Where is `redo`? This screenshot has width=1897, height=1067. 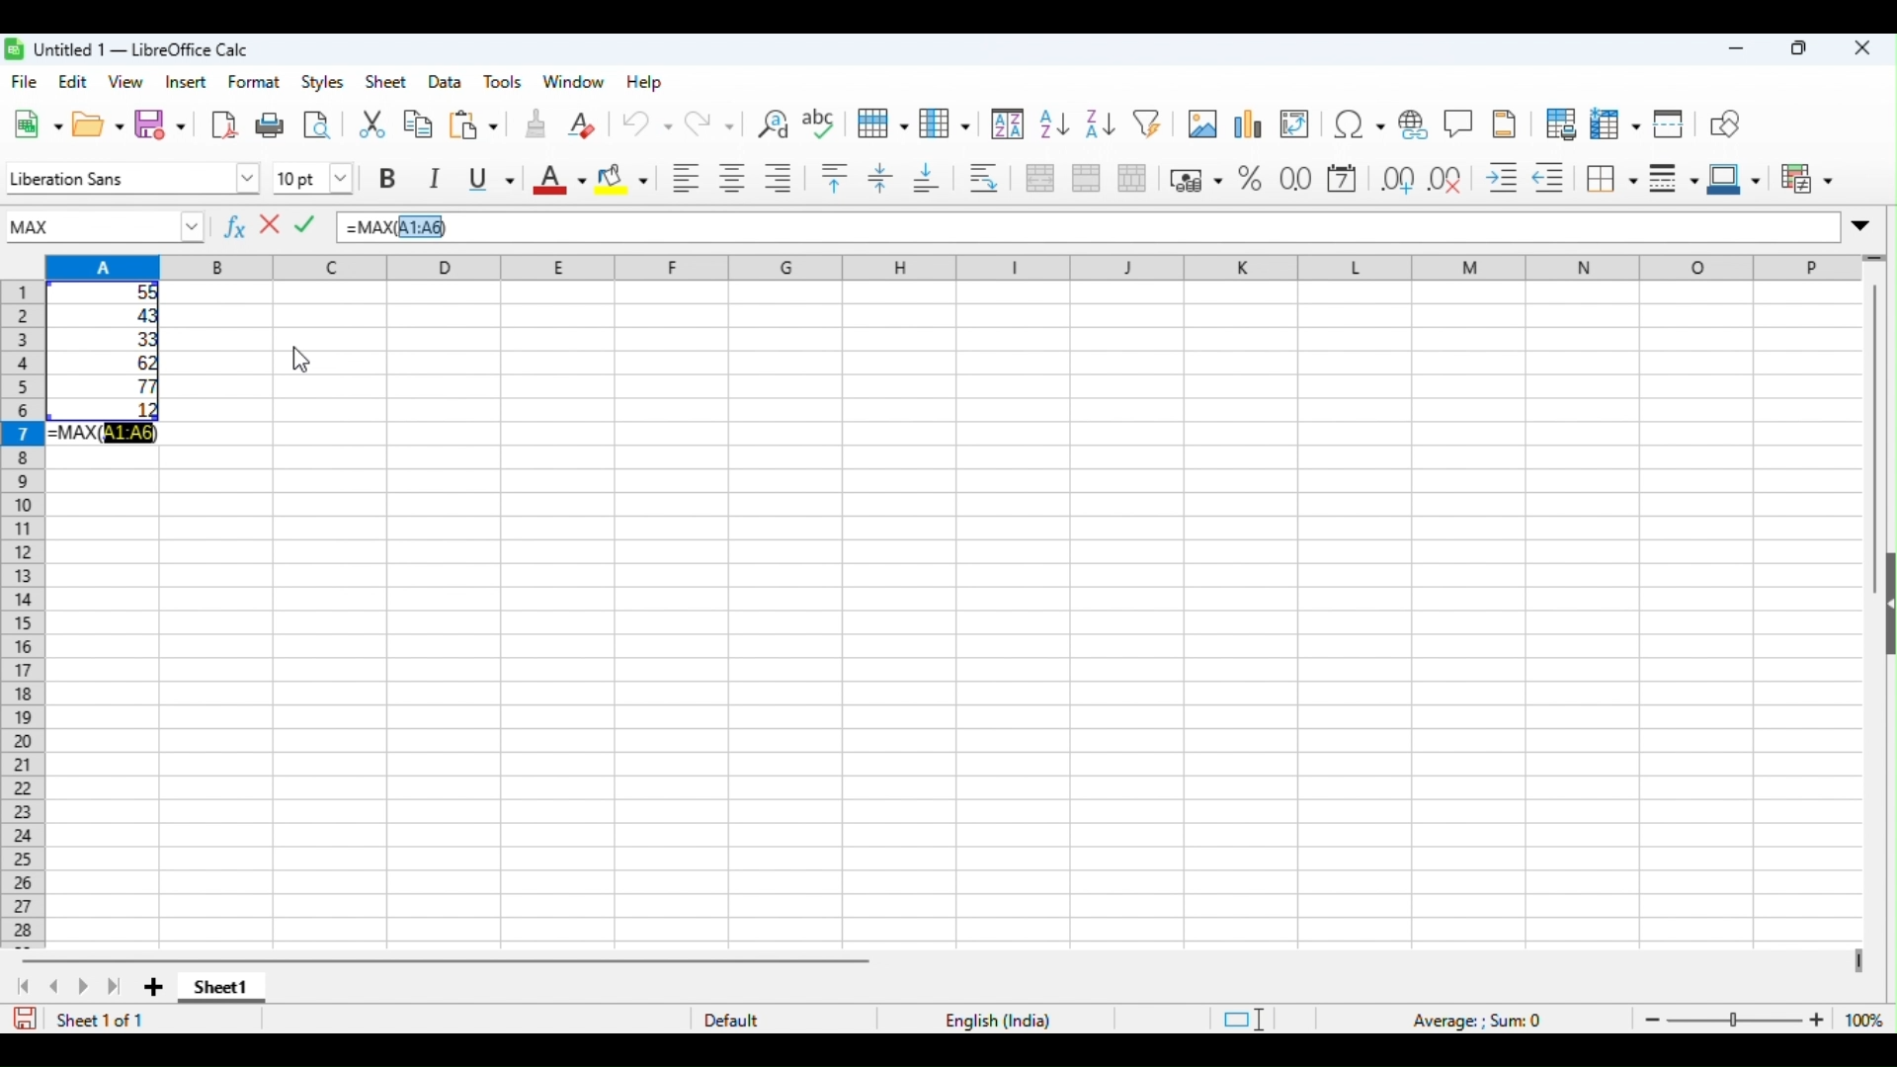 redo is located at coordinates (712, 125).